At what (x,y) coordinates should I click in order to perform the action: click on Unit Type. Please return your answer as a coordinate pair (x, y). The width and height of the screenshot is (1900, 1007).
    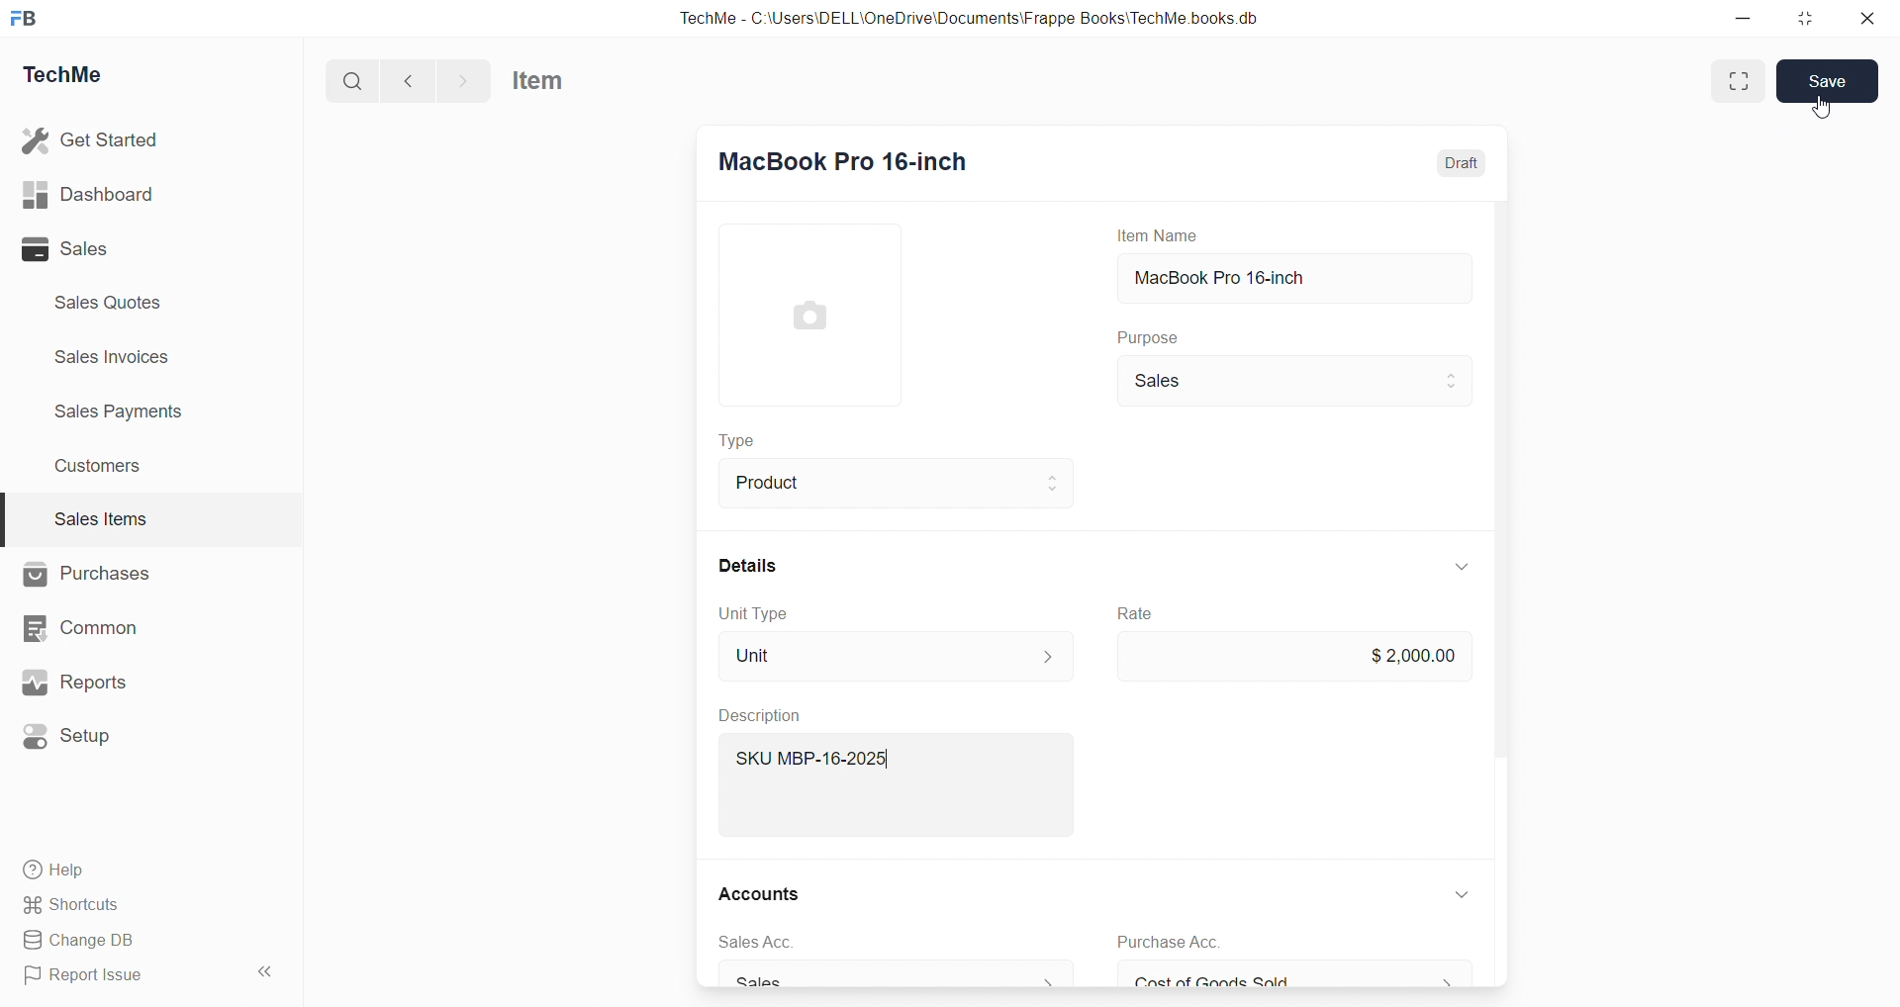
    Looking at the image, I should click on (754, 615).